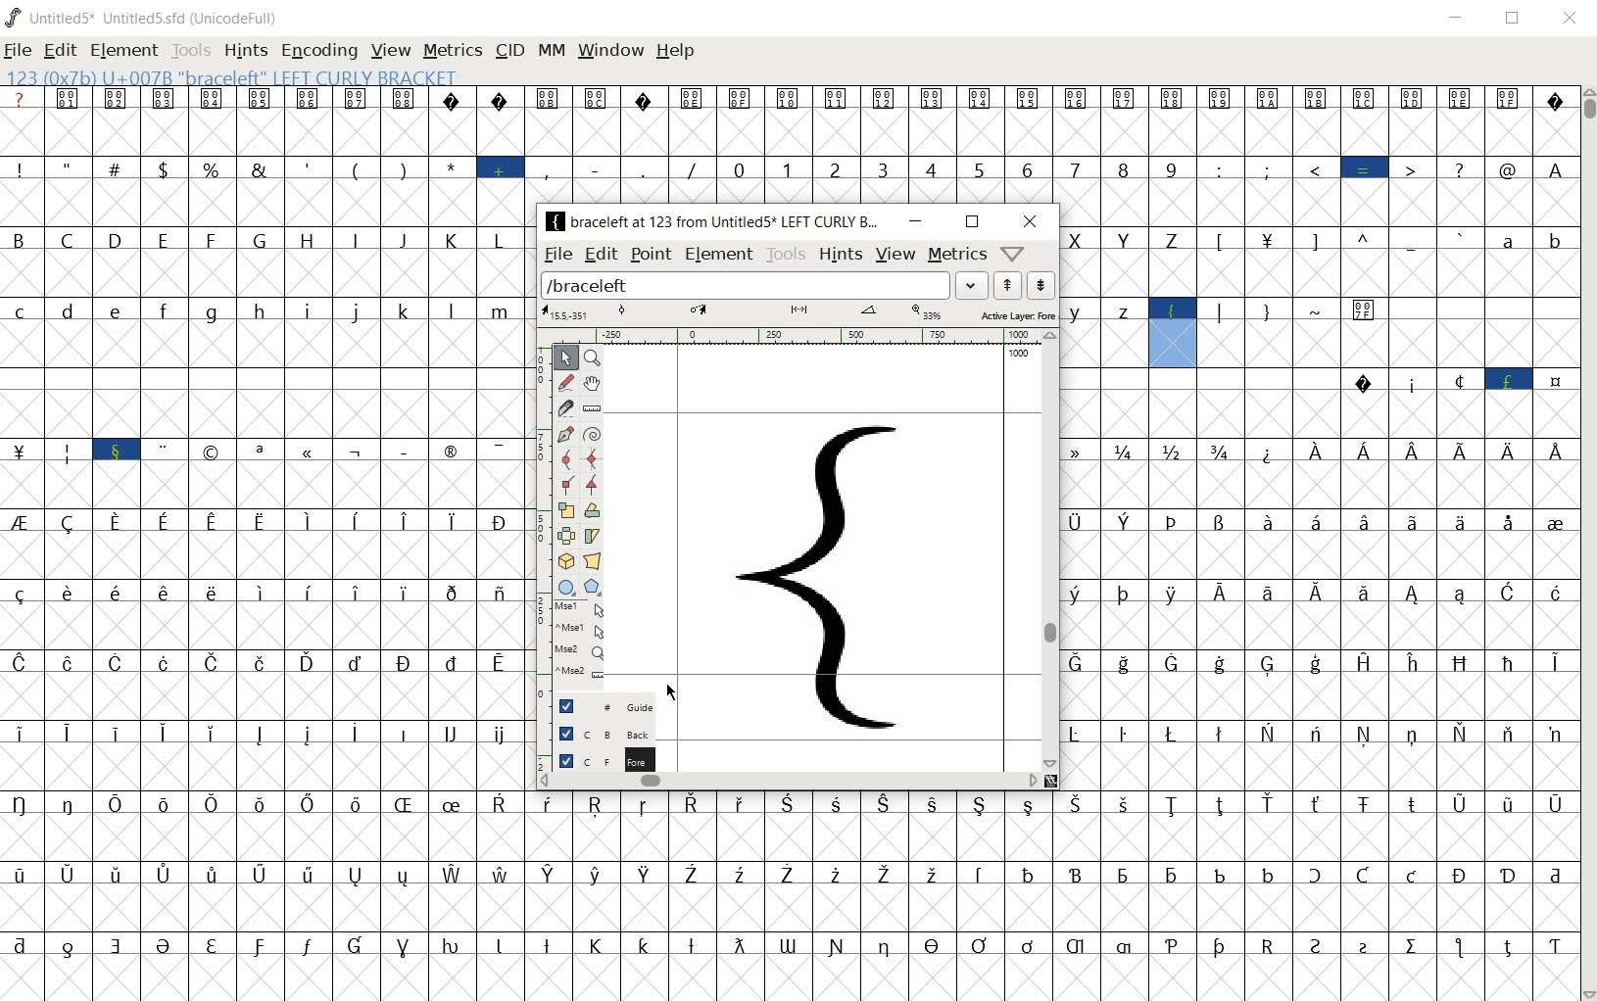 This screenshot has width=1597, height=1001. I want to click on point, so click(651, 256).